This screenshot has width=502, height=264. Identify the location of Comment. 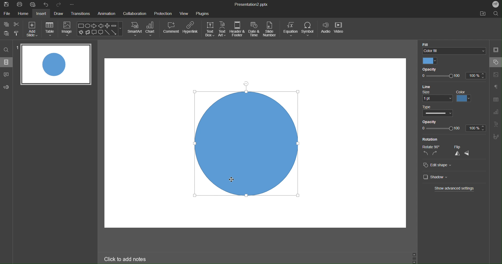
(171, 27).